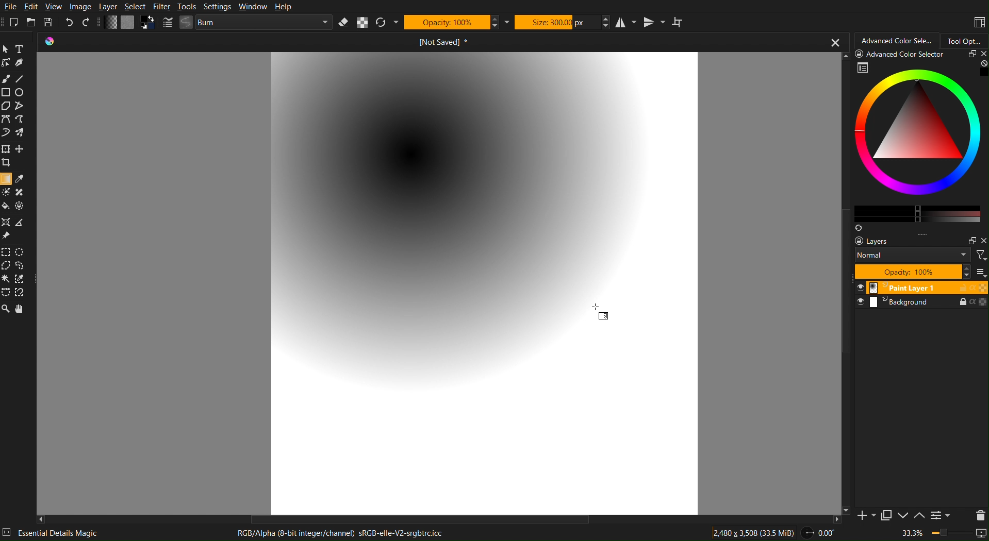 This screenshot has width=989, height=541. What do you see at coordinates (863, 519) in the screenshot?
I see `Add Slide` at bounding box center [863, 519].